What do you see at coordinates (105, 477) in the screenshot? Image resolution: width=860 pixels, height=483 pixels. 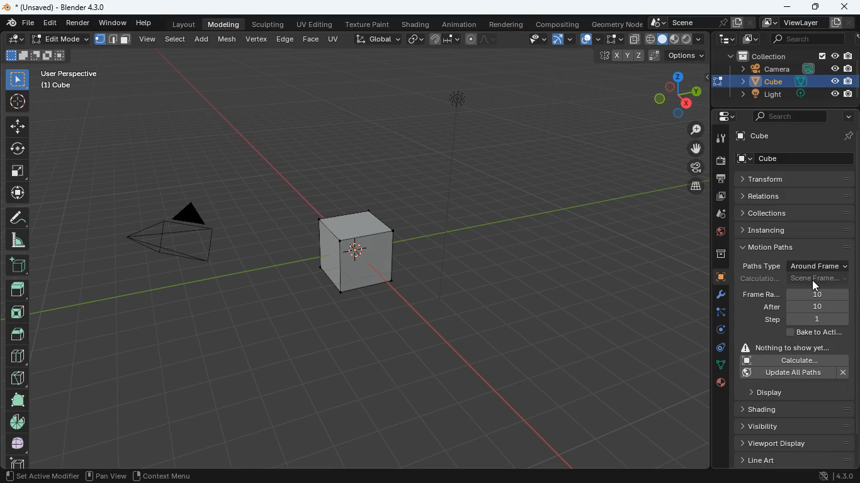 I see `pan view` at bounding box center [105, 477].